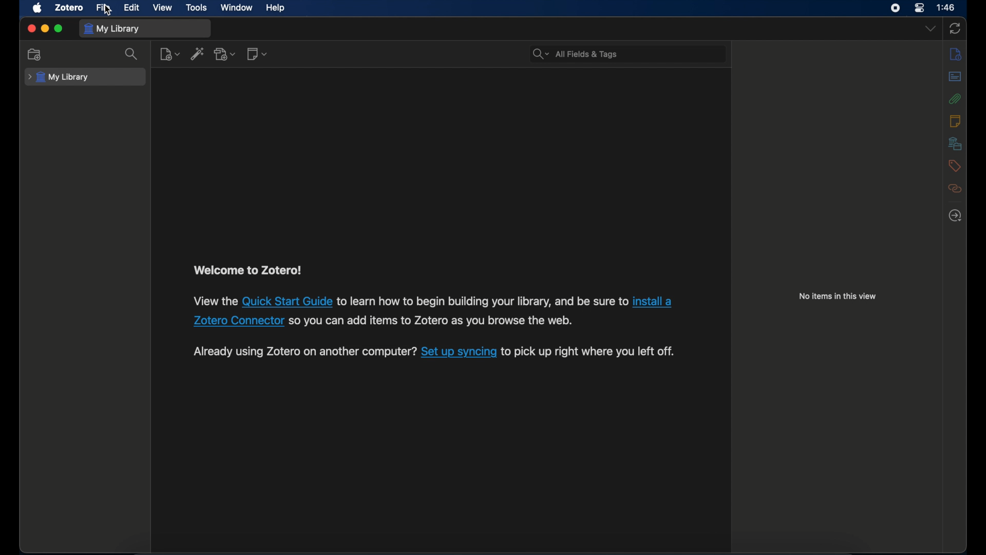 Image resolution: width=986 pixels, height=555 pixels. I want to click on so you can add items to Zotero as you browse the web., so click(433, 322).